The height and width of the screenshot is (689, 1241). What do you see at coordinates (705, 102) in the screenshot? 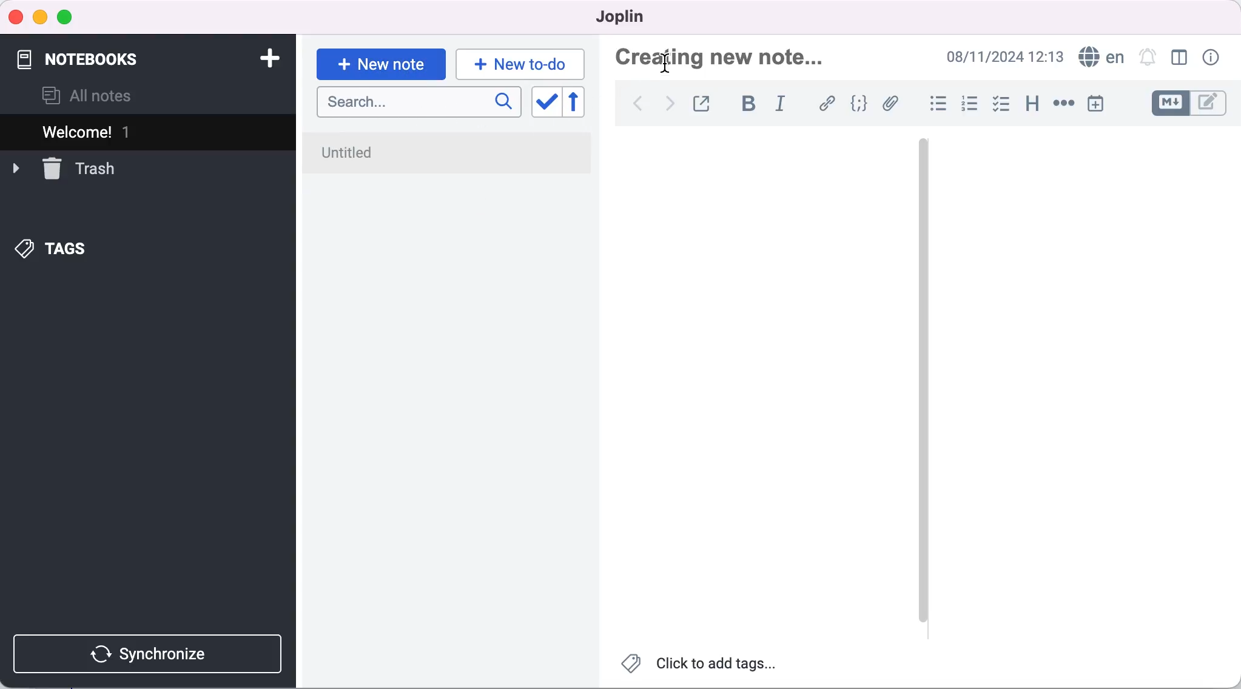
I see `toggle external editing` at bounding box center [705, 102].